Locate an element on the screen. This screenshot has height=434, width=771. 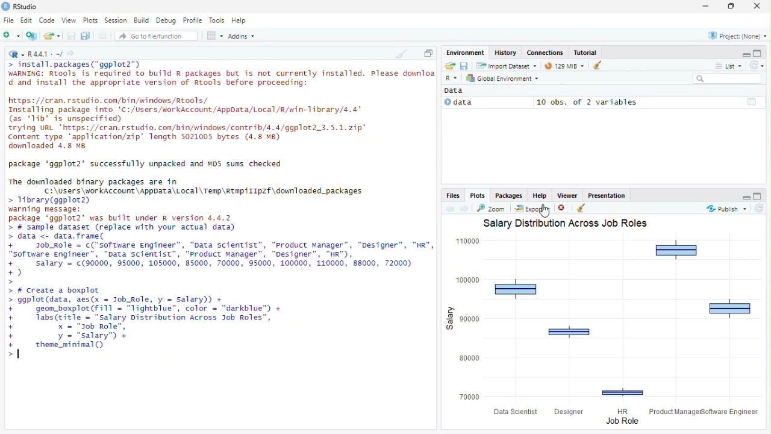
Global environment is located at coordinates (502, 78).